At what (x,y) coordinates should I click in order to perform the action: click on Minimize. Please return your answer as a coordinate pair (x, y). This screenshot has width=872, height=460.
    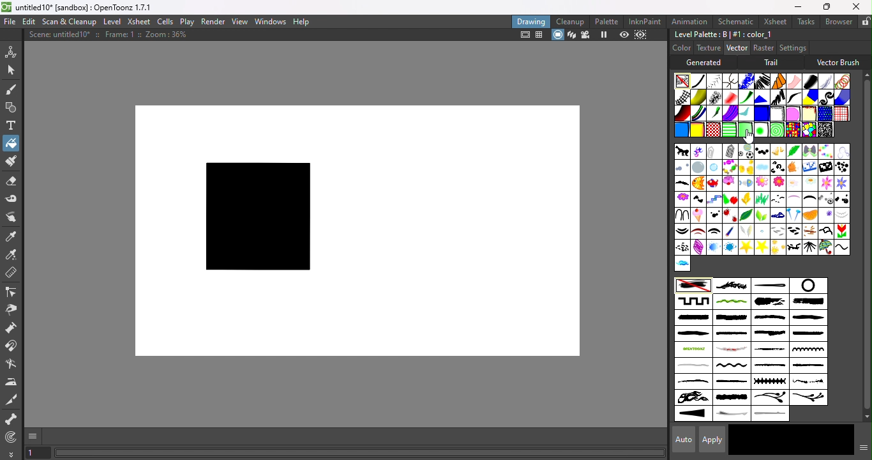
    Looking at the image, I should click on (798, 6).